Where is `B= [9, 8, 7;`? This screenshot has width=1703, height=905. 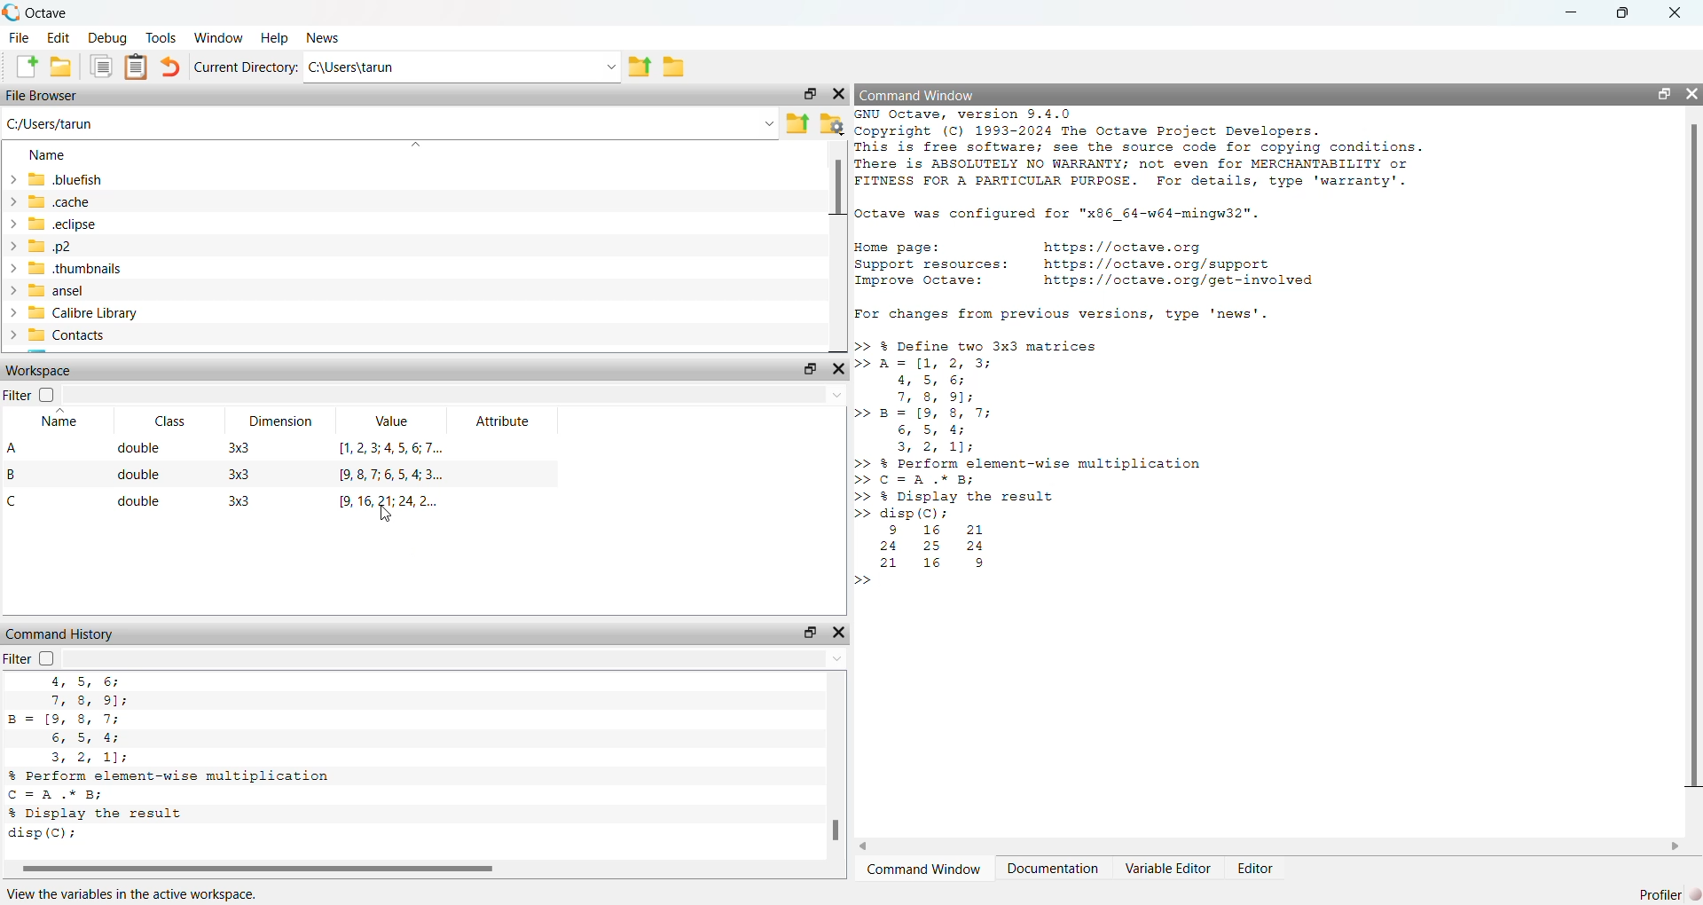 B= [9, 8, 7; is located at coordinates (67, 720).